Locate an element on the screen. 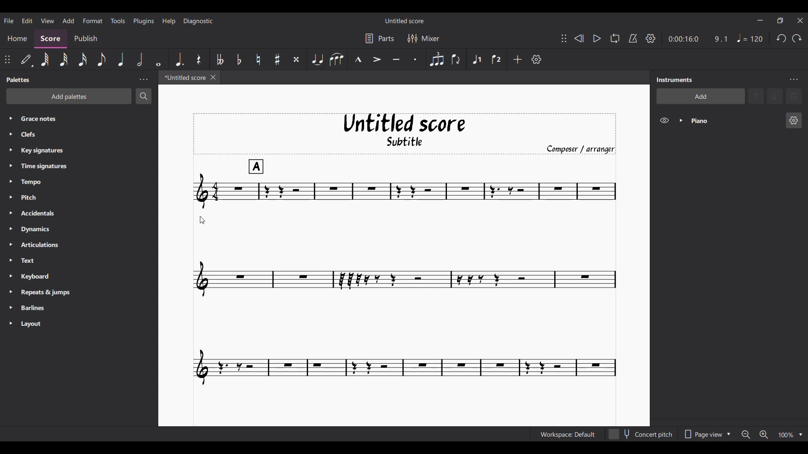  Current tab is located at coordinates (183, 77).